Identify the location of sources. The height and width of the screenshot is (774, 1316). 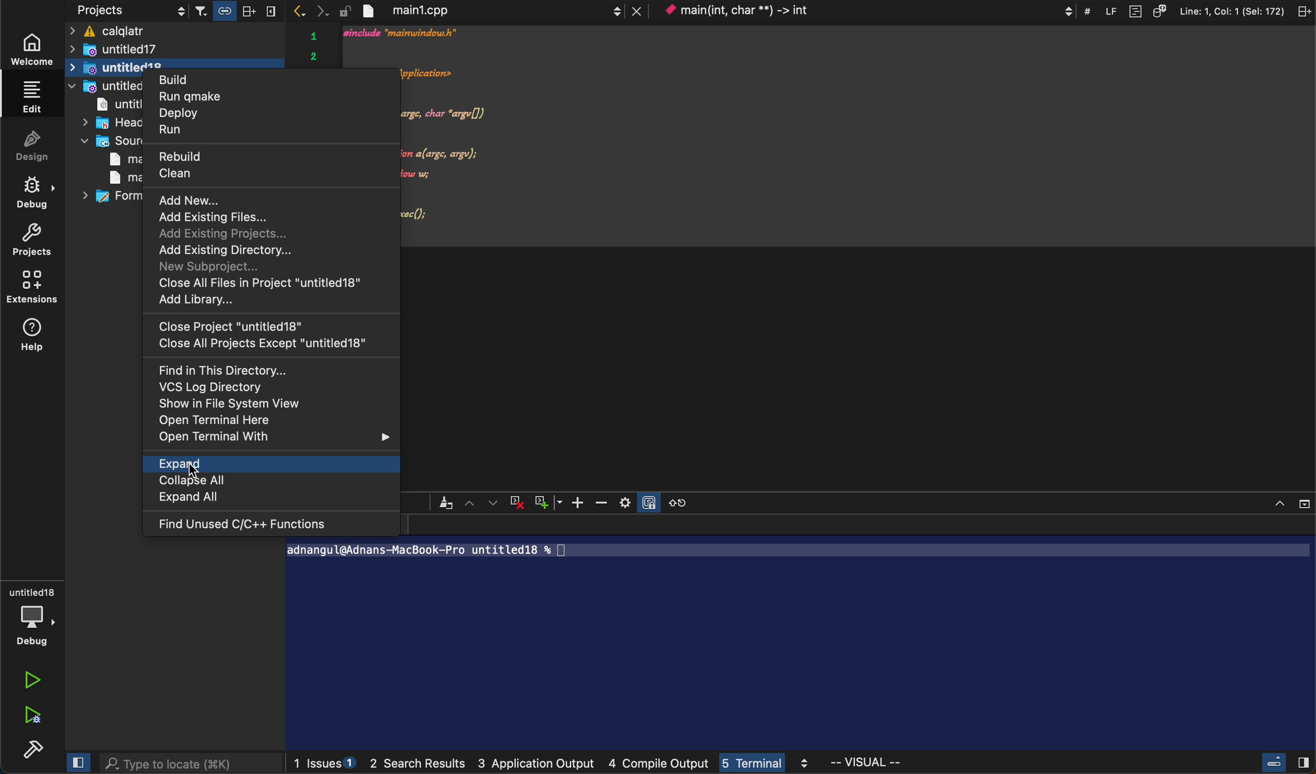
(112, 138).